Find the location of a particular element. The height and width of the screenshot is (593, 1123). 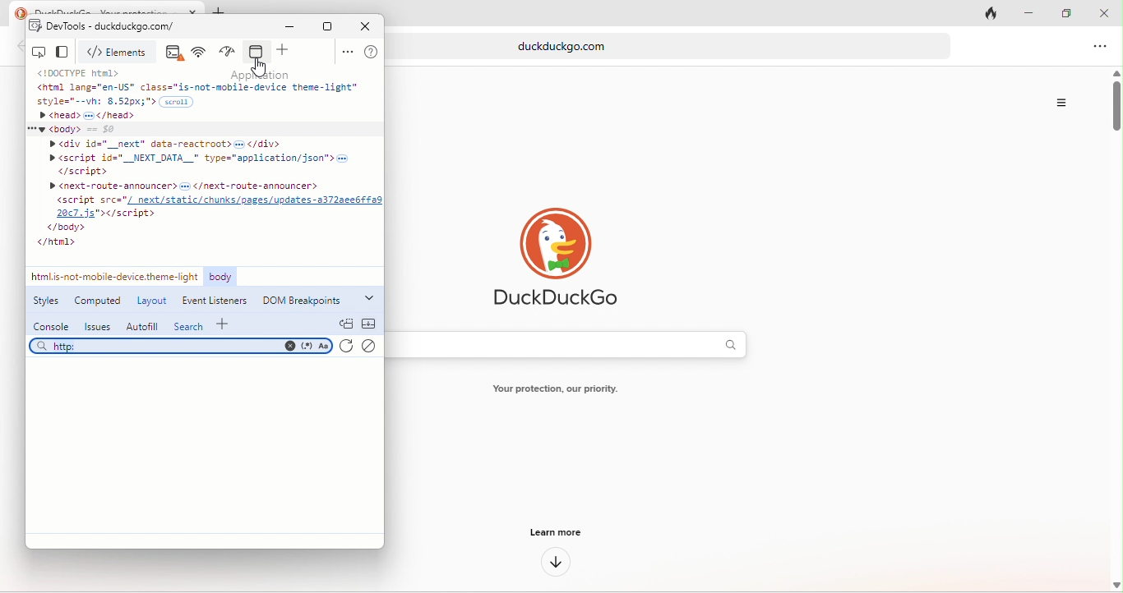

option is located at coordinates (344, 53).